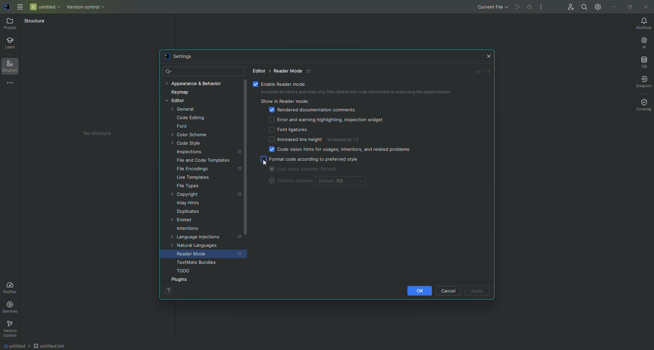 Image resolution: width=654 pixels, height=350 pixels. Describe the element at coordinates (203, 195) in the screenshot. I see `Copyright` at that location.